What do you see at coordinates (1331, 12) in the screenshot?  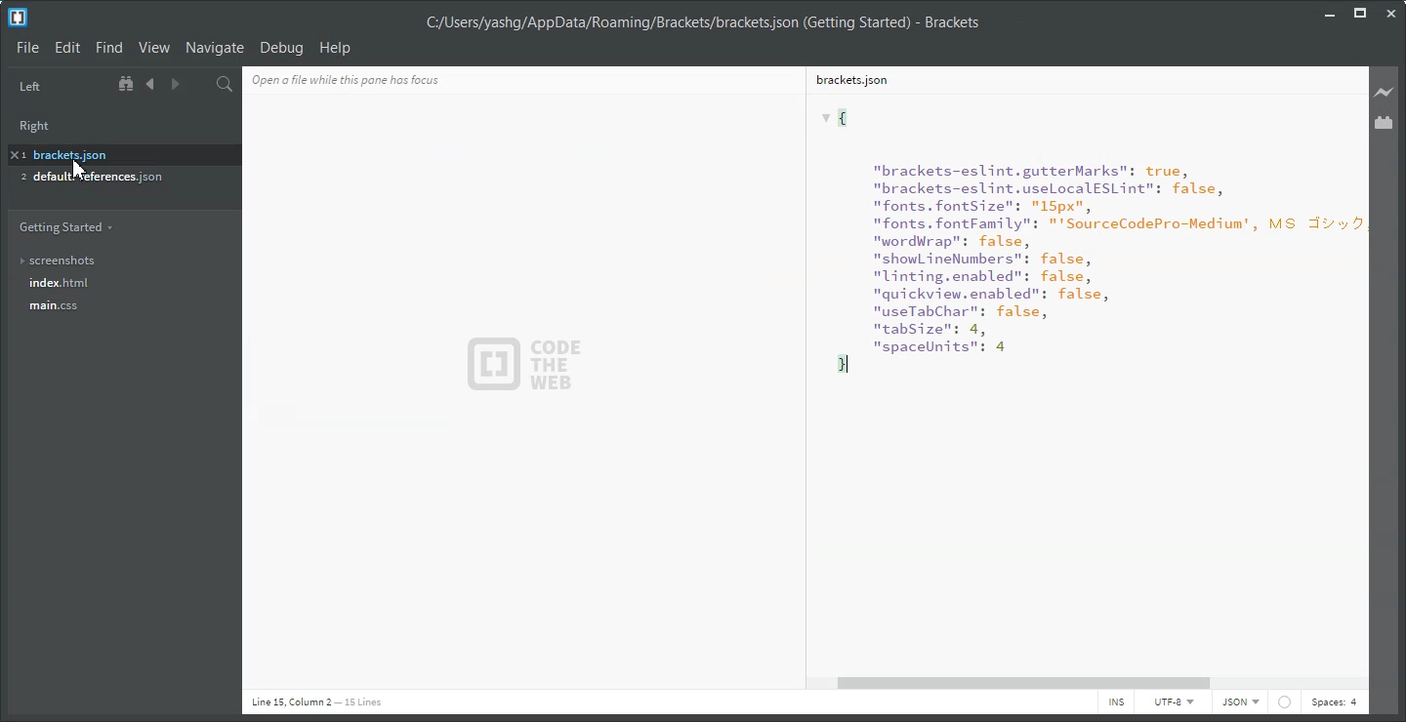 I see `Minimize` at bounding box center [1331, 12].